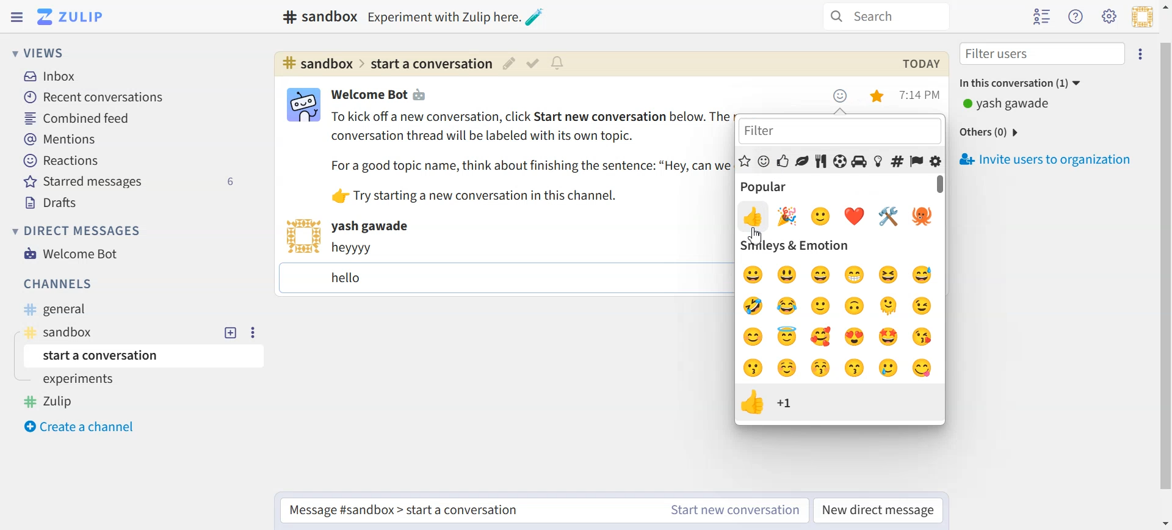 This screenshot has width=1172, height=530. Describe the element at coordinates (841, 131) in the screenshot. I see `Filter` at that location.